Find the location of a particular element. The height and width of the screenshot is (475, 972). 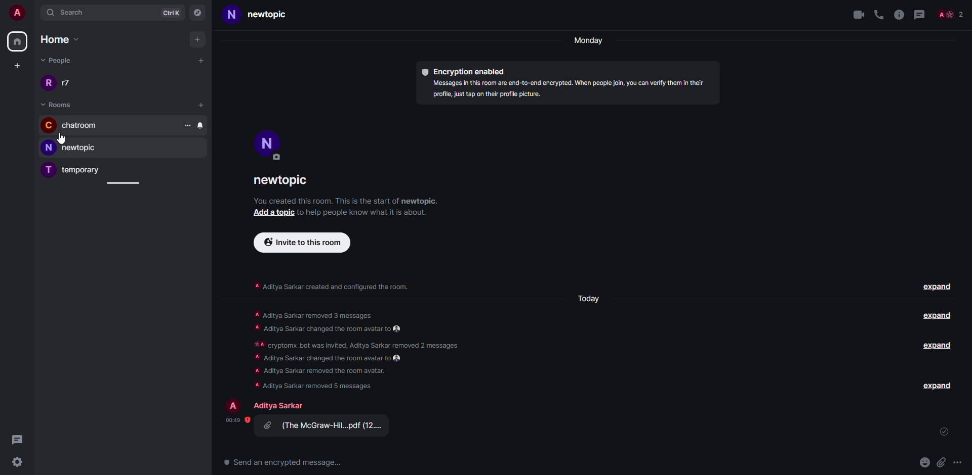

chatroom is located at coordinates (76, 124).